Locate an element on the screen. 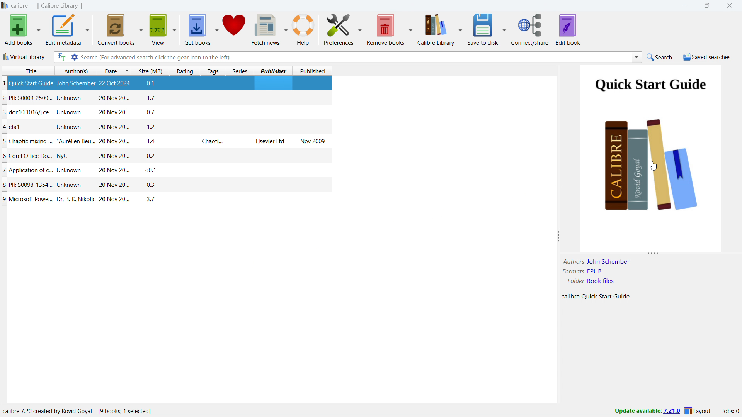 This screenshot has width=742, height=417. 20 Nov 20.. is located at coordinates (112, 112).